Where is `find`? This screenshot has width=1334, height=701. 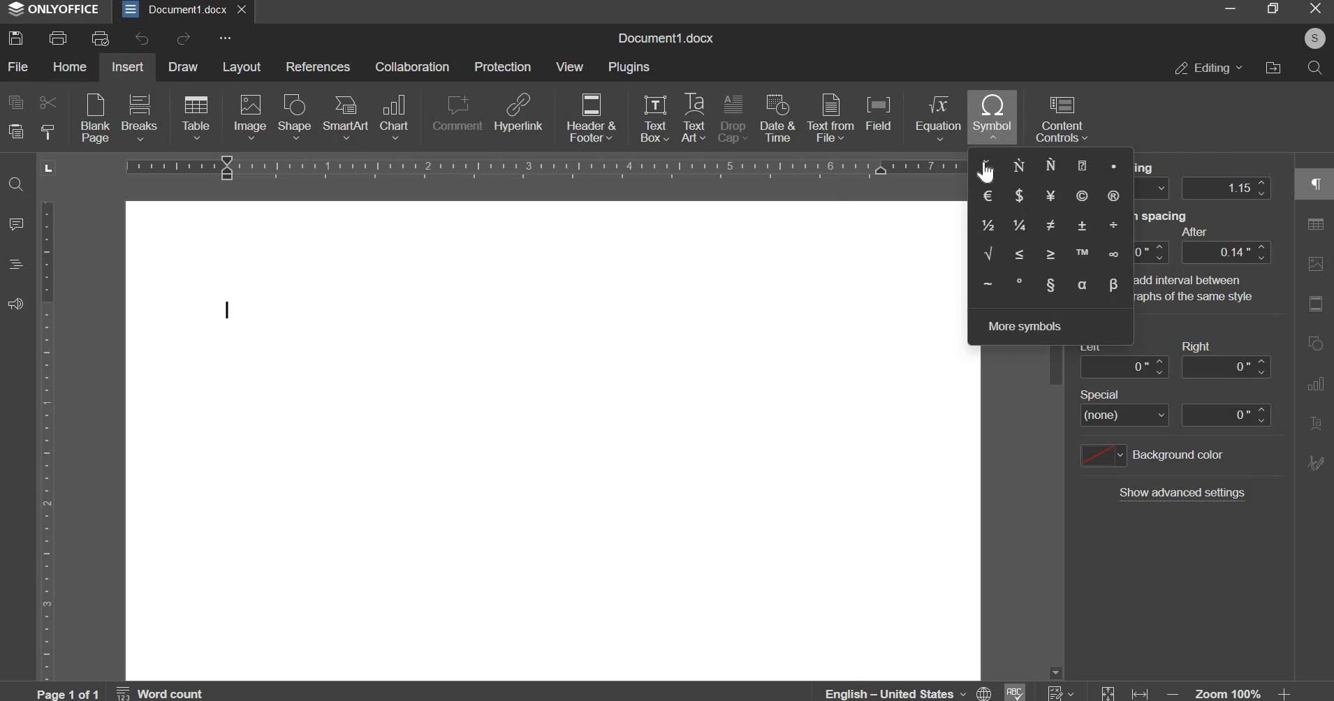 find is located at coordinates (15, 184).